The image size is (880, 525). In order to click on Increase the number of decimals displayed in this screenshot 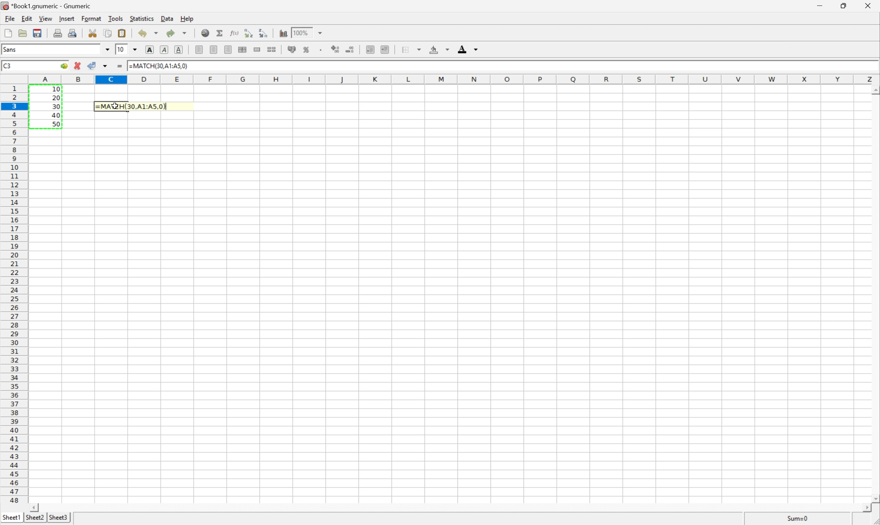, I will do `click(336, 49)`.